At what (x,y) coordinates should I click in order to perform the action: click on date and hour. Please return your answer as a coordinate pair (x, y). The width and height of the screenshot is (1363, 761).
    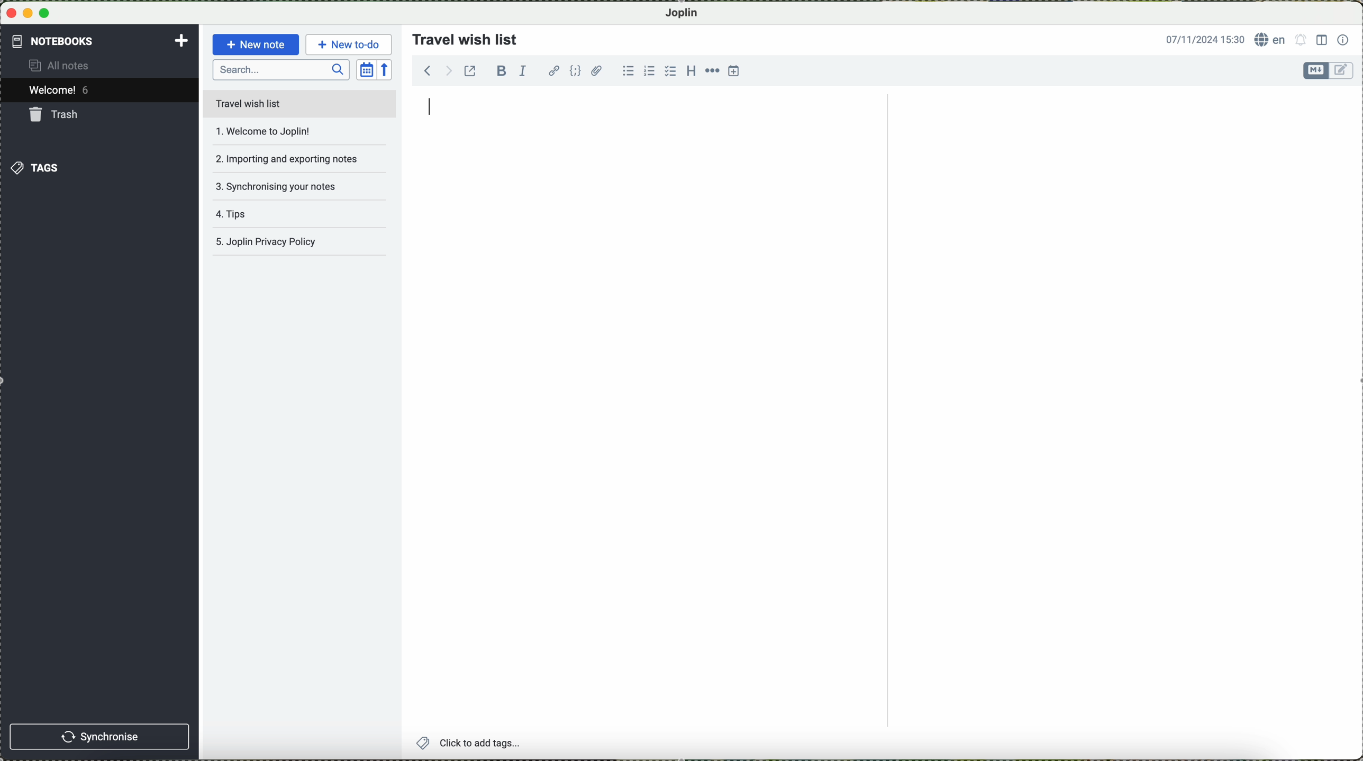
    Looking at the image, I should click on (1201, 38).